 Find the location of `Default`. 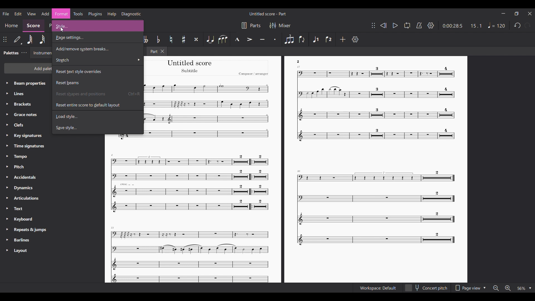

Default is located at coordinates (17, 39).